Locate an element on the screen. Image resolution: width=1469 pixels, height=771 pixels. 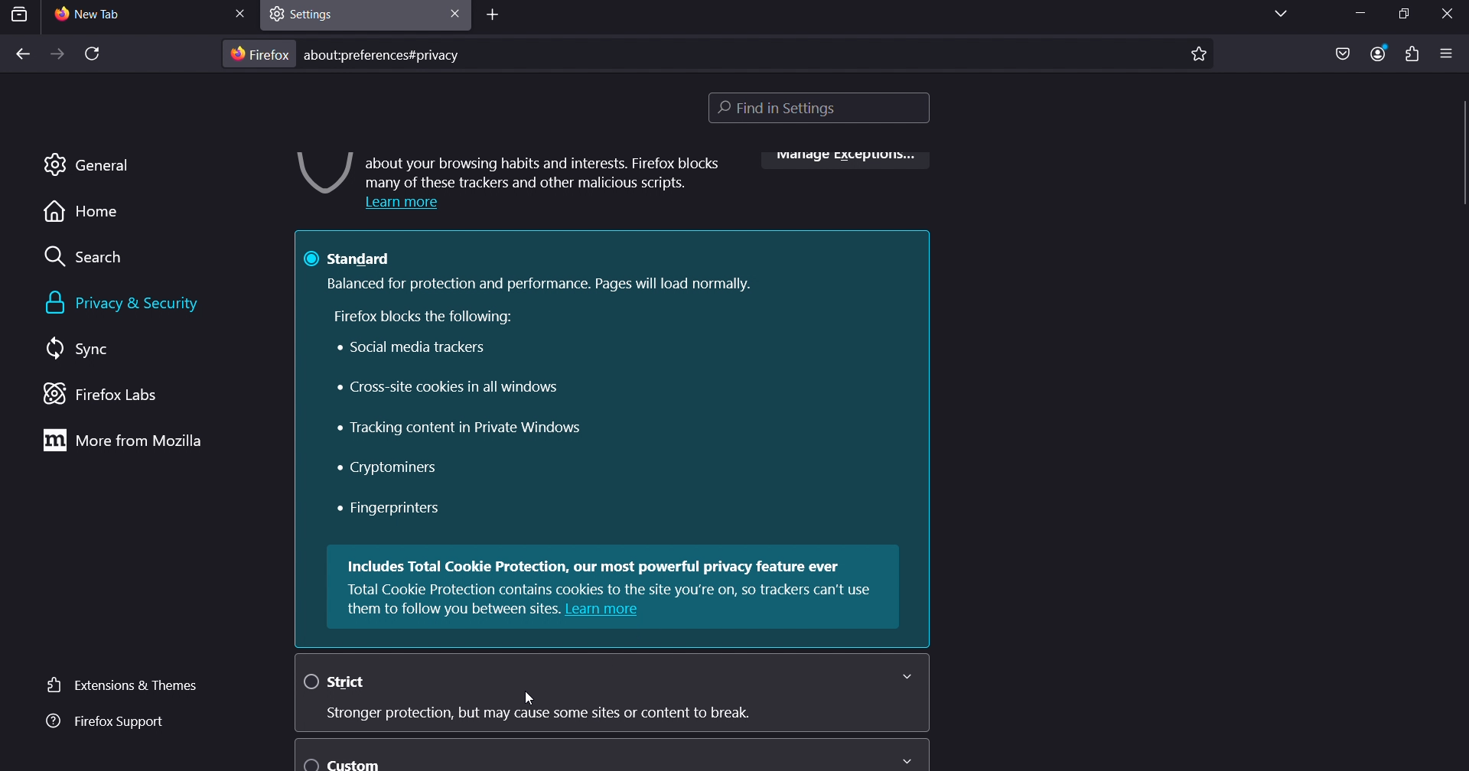
manage exceptions is located at coordinates (841, 159).